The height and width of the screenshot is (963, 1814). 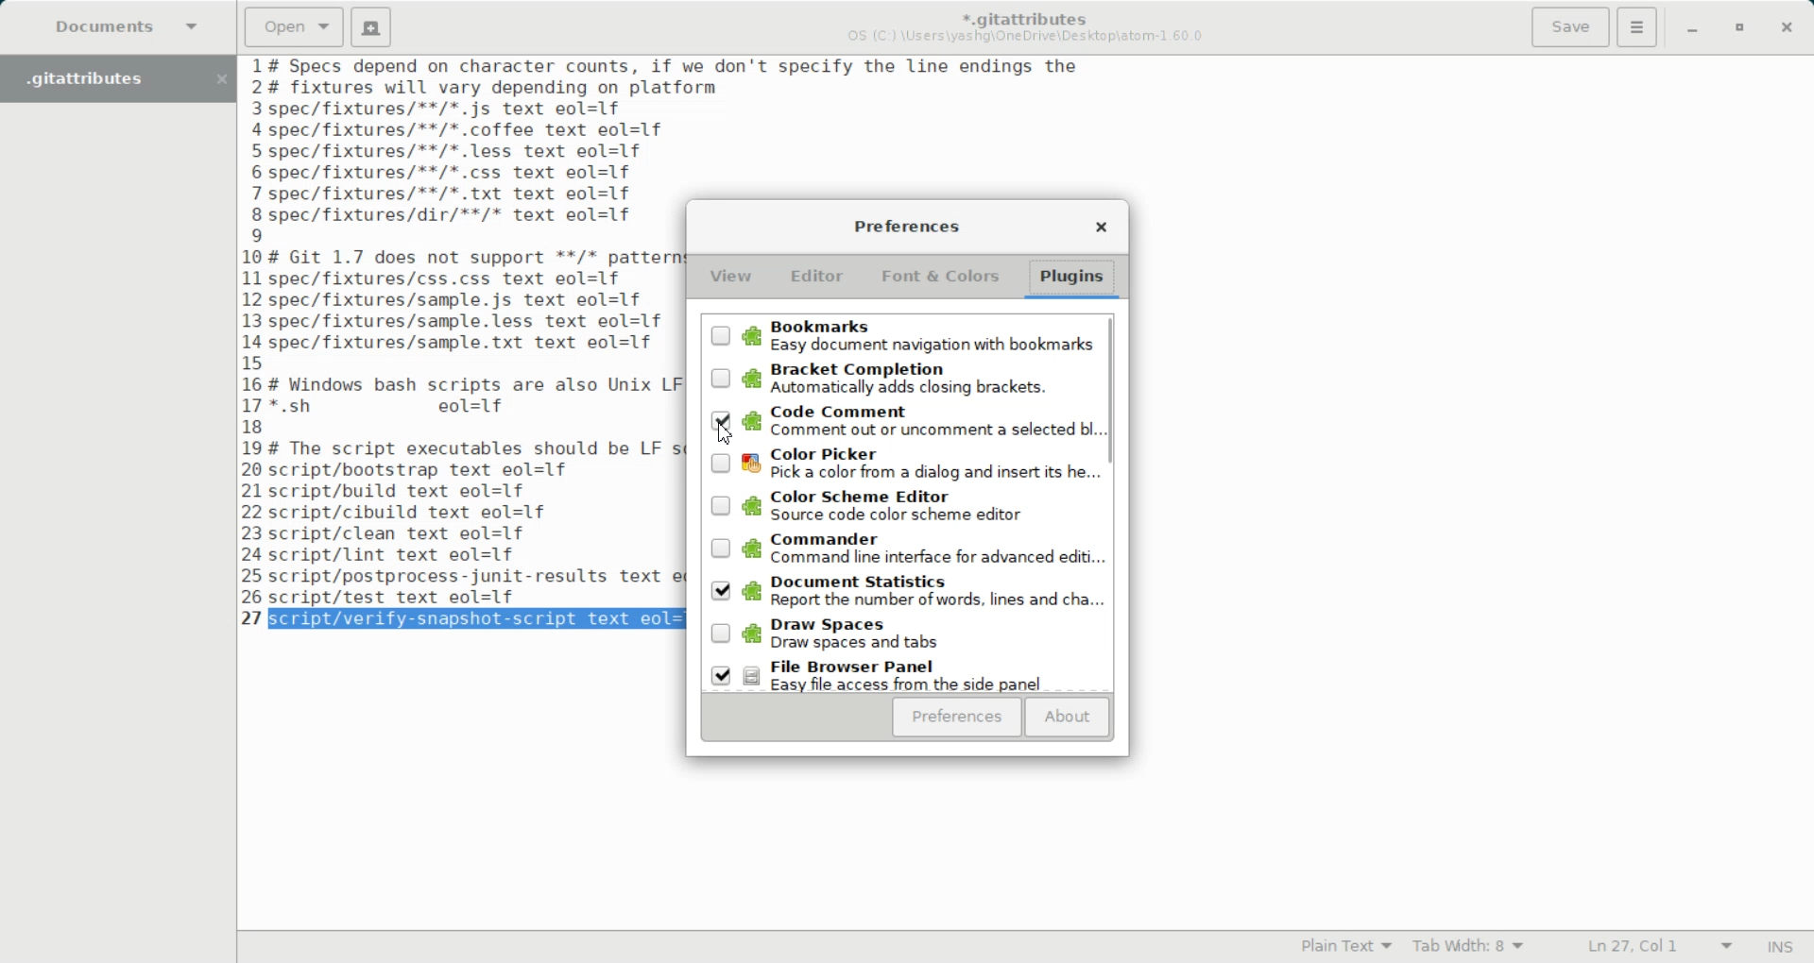 I want to click on text line number: 27, so click(x=254, y=617).